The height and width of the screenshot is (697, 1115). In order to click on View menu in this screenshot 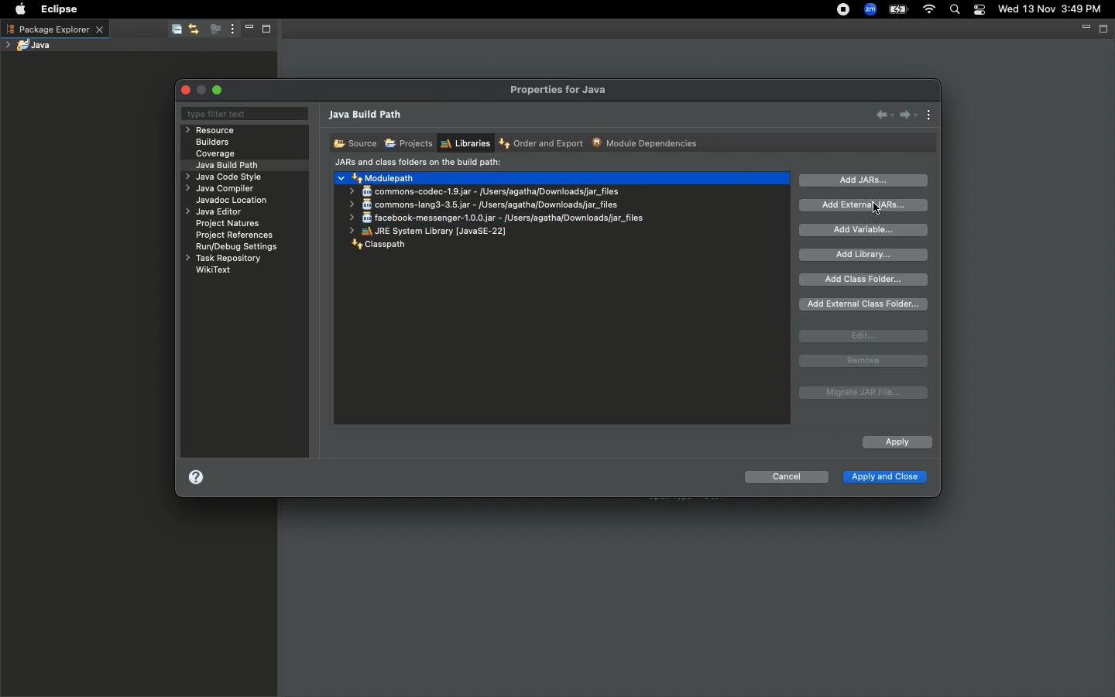, I will do `click(231, 29)`.